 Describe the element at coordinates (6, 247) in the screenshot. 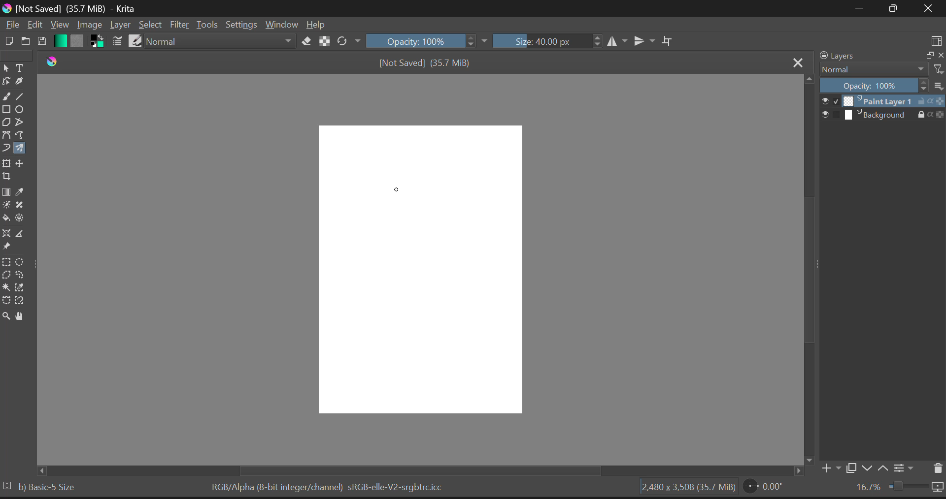

I see `Reference Images` at that location.